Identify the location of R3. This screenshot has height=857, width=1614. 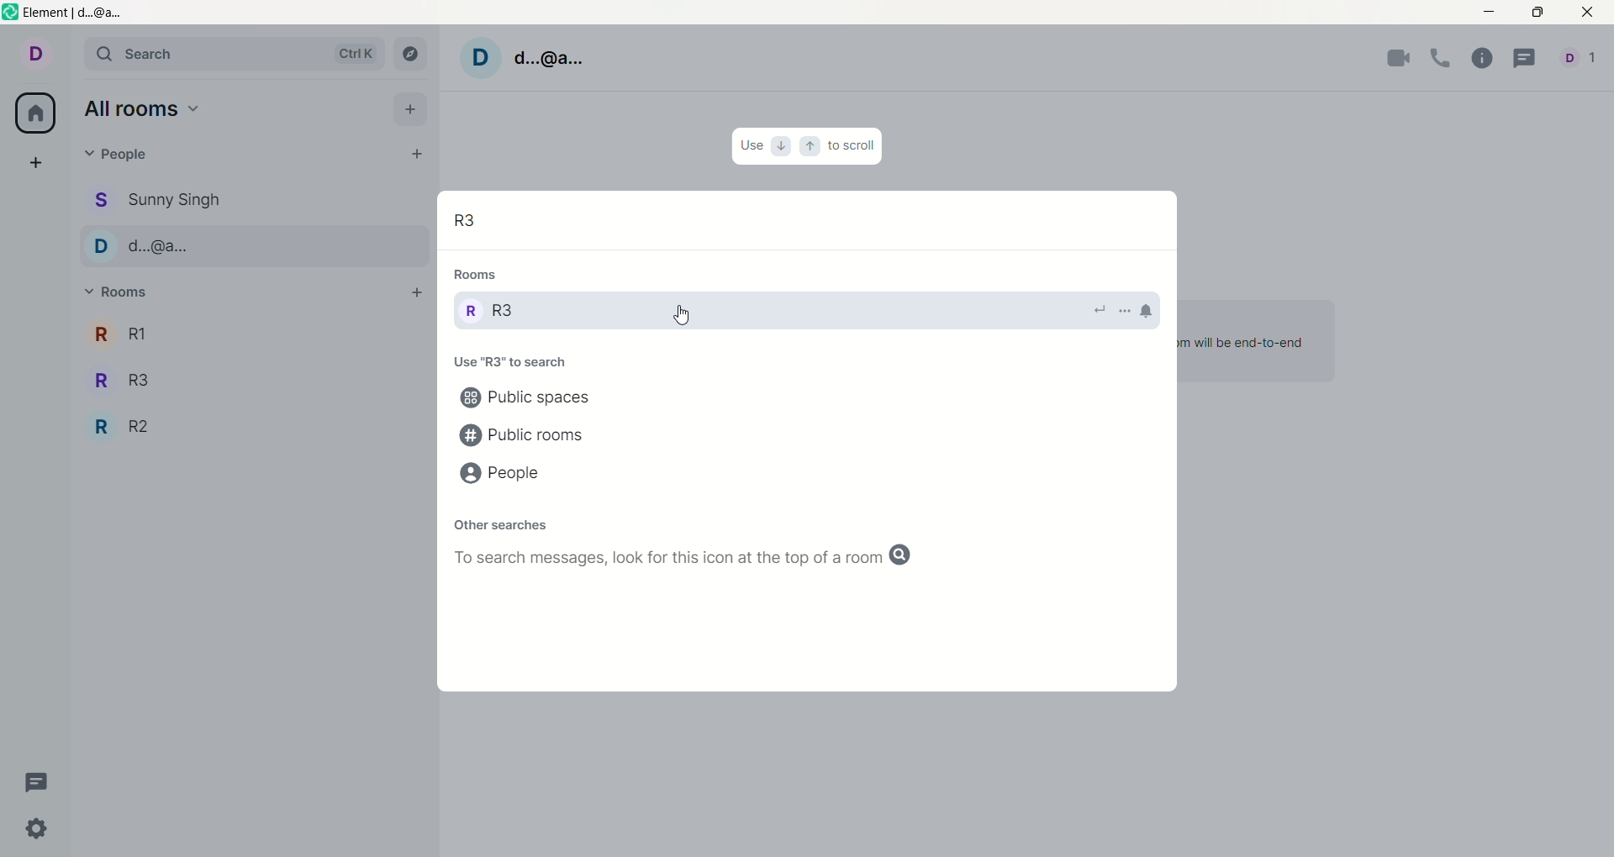
(502, 313).